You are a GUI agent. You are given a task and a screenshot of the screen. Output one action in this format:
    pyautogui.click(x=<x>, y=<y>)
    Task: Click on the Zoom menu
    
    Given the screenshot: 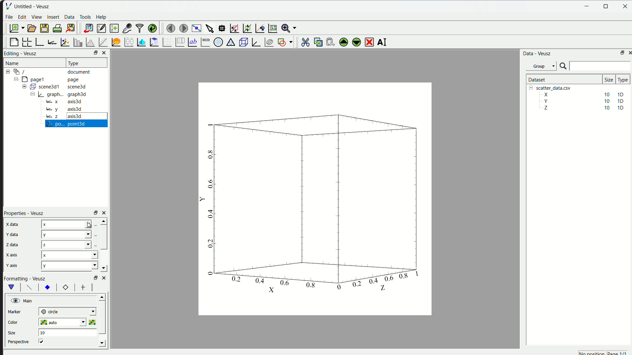 What is the action you would take?
    pyautogui.click(x=288, y=28)
    